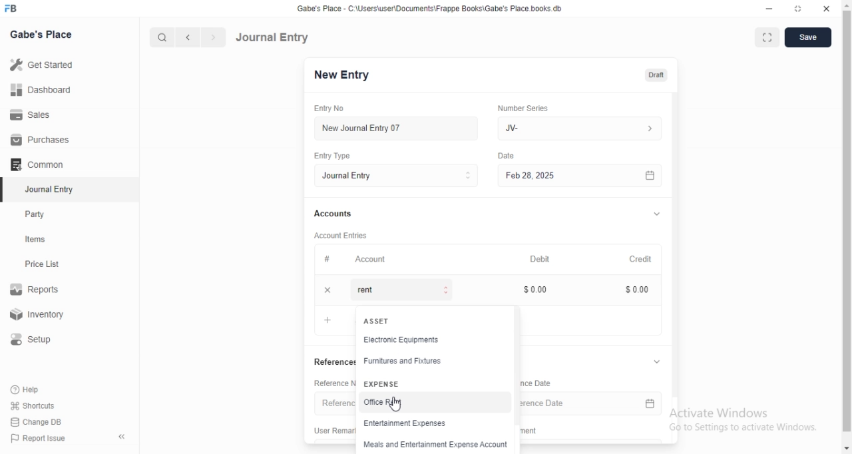 This screenshot has width=852, height=454. What do you see at coordinates (41, 140) in the screenshot?
I see `Purchases` at bounding box center [41, 140].